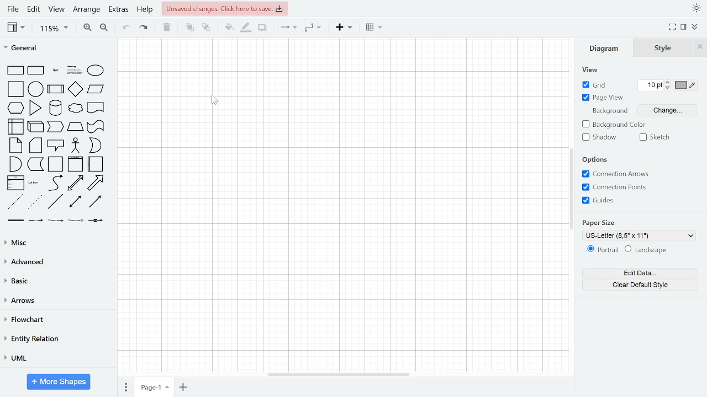  I want to click on triangle, so click(35, 108).